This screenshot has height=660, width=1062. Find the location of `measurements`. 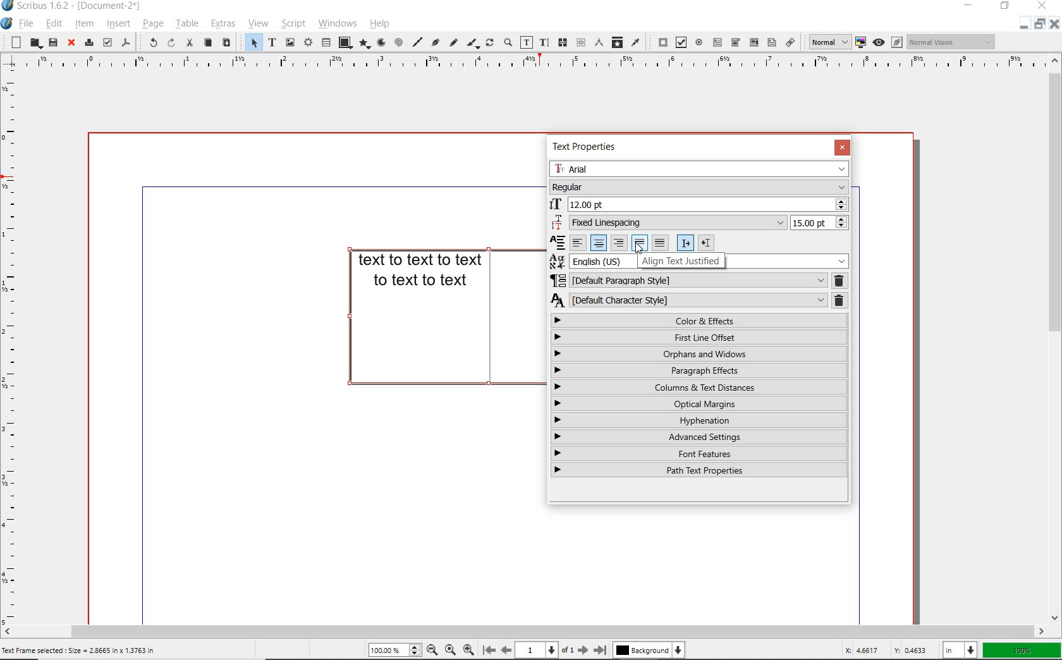

measurements is located at coordinates (597, 44).